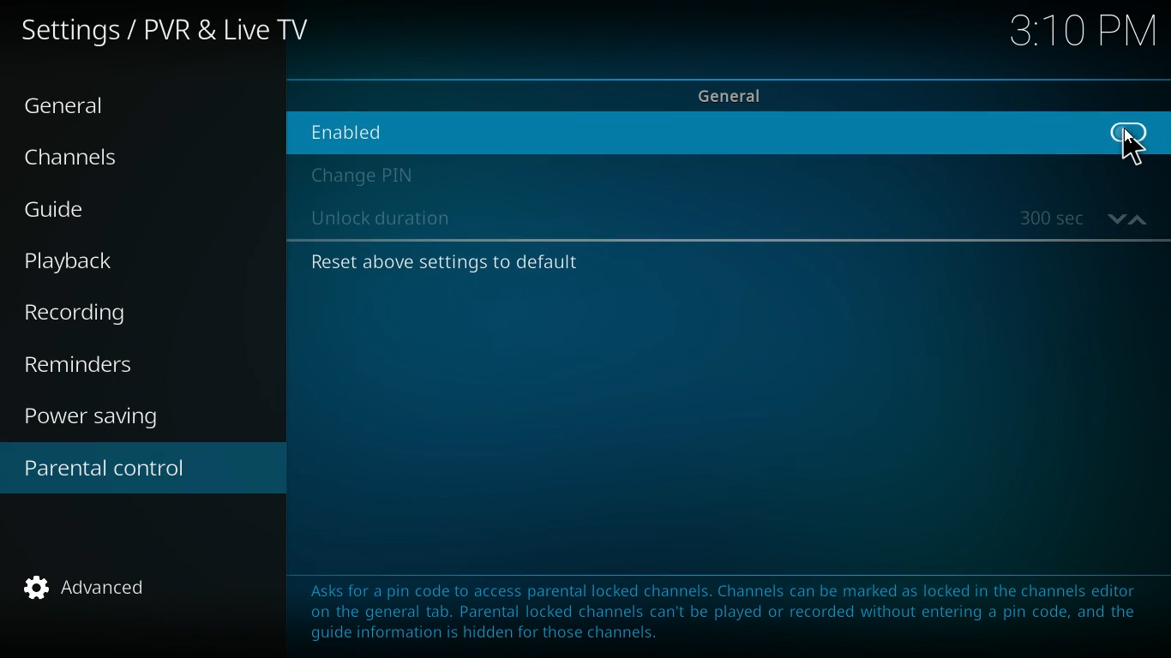 This screenshot has height=658, width=1171. Describe the element at coordinates (102, 419) in the screenshot. I see `power saving` at that location.